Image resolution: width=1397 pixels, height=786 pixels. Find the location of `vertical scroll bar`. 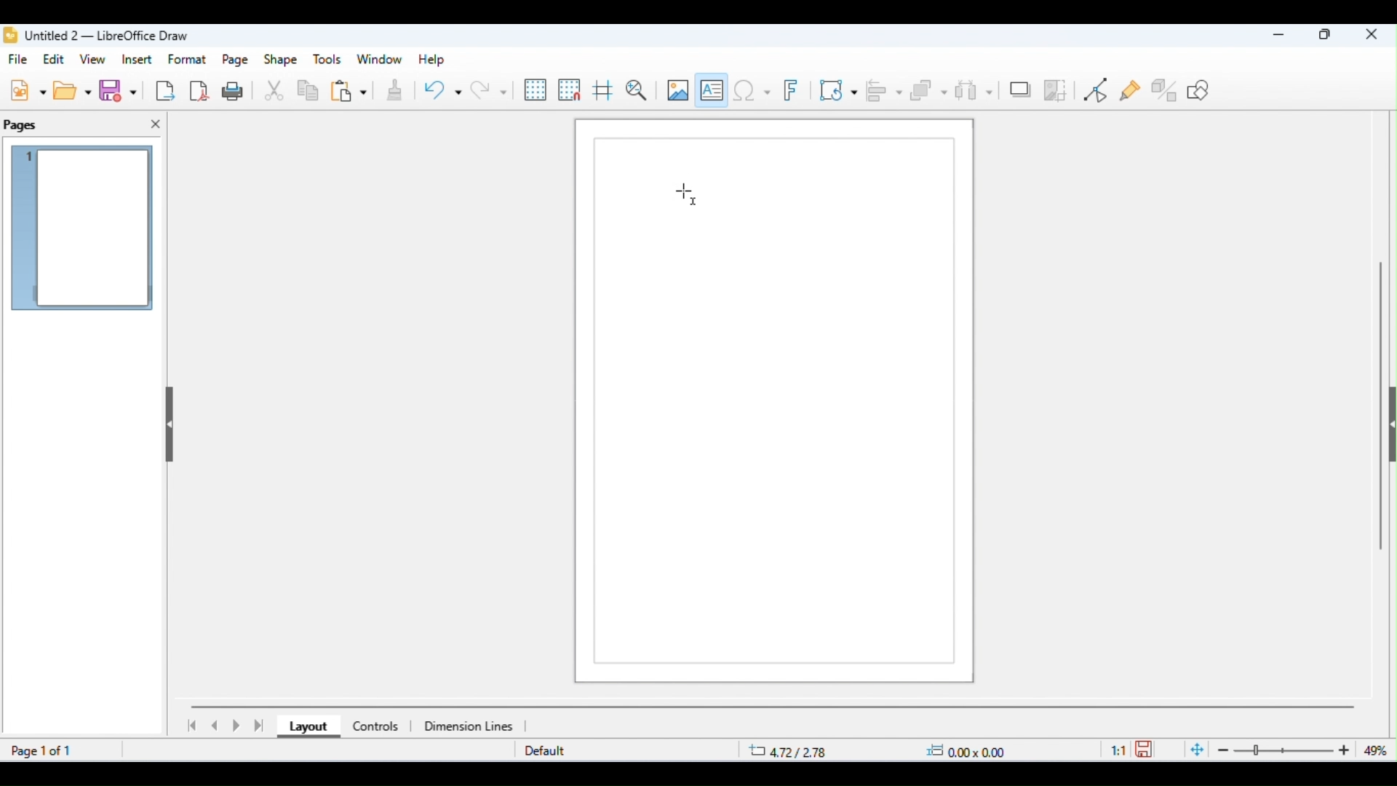

vertical scroll bar is located at coordinates (1381, 400).